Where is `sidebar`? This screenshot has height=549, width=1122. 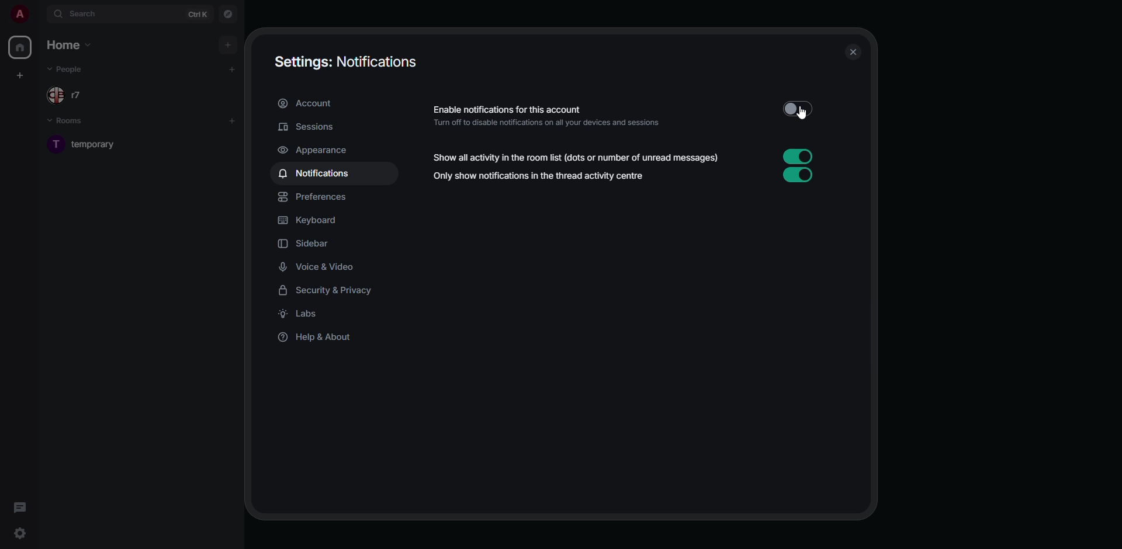 sidebar is located at coordinates (309, 243).